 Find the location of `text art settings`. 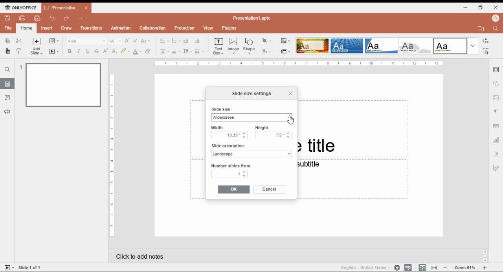

text art settings is located at coordinates (496, 153).